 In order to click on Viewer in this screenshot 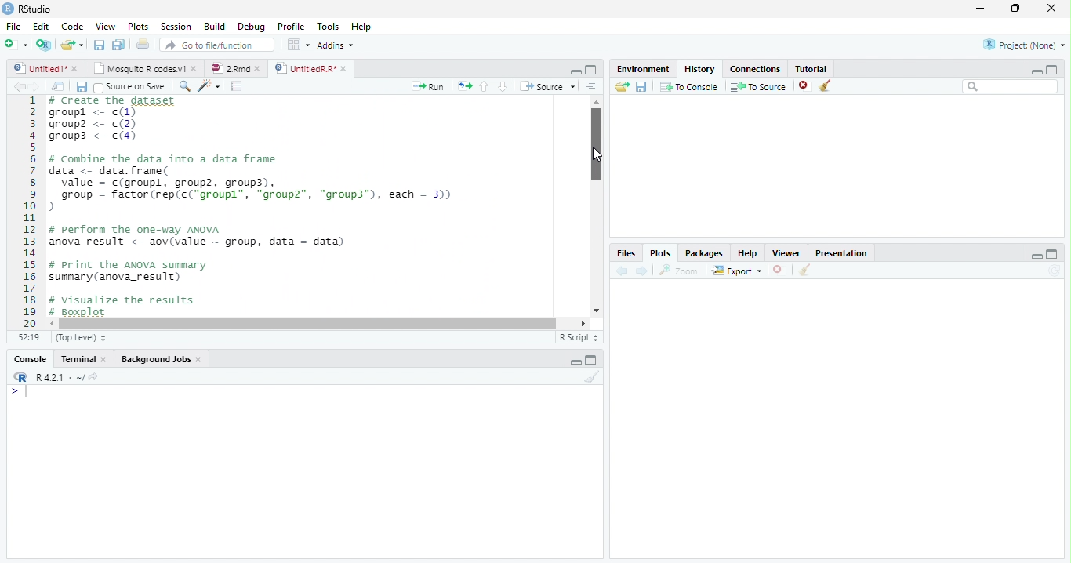, I will do `click(788, 252)`.